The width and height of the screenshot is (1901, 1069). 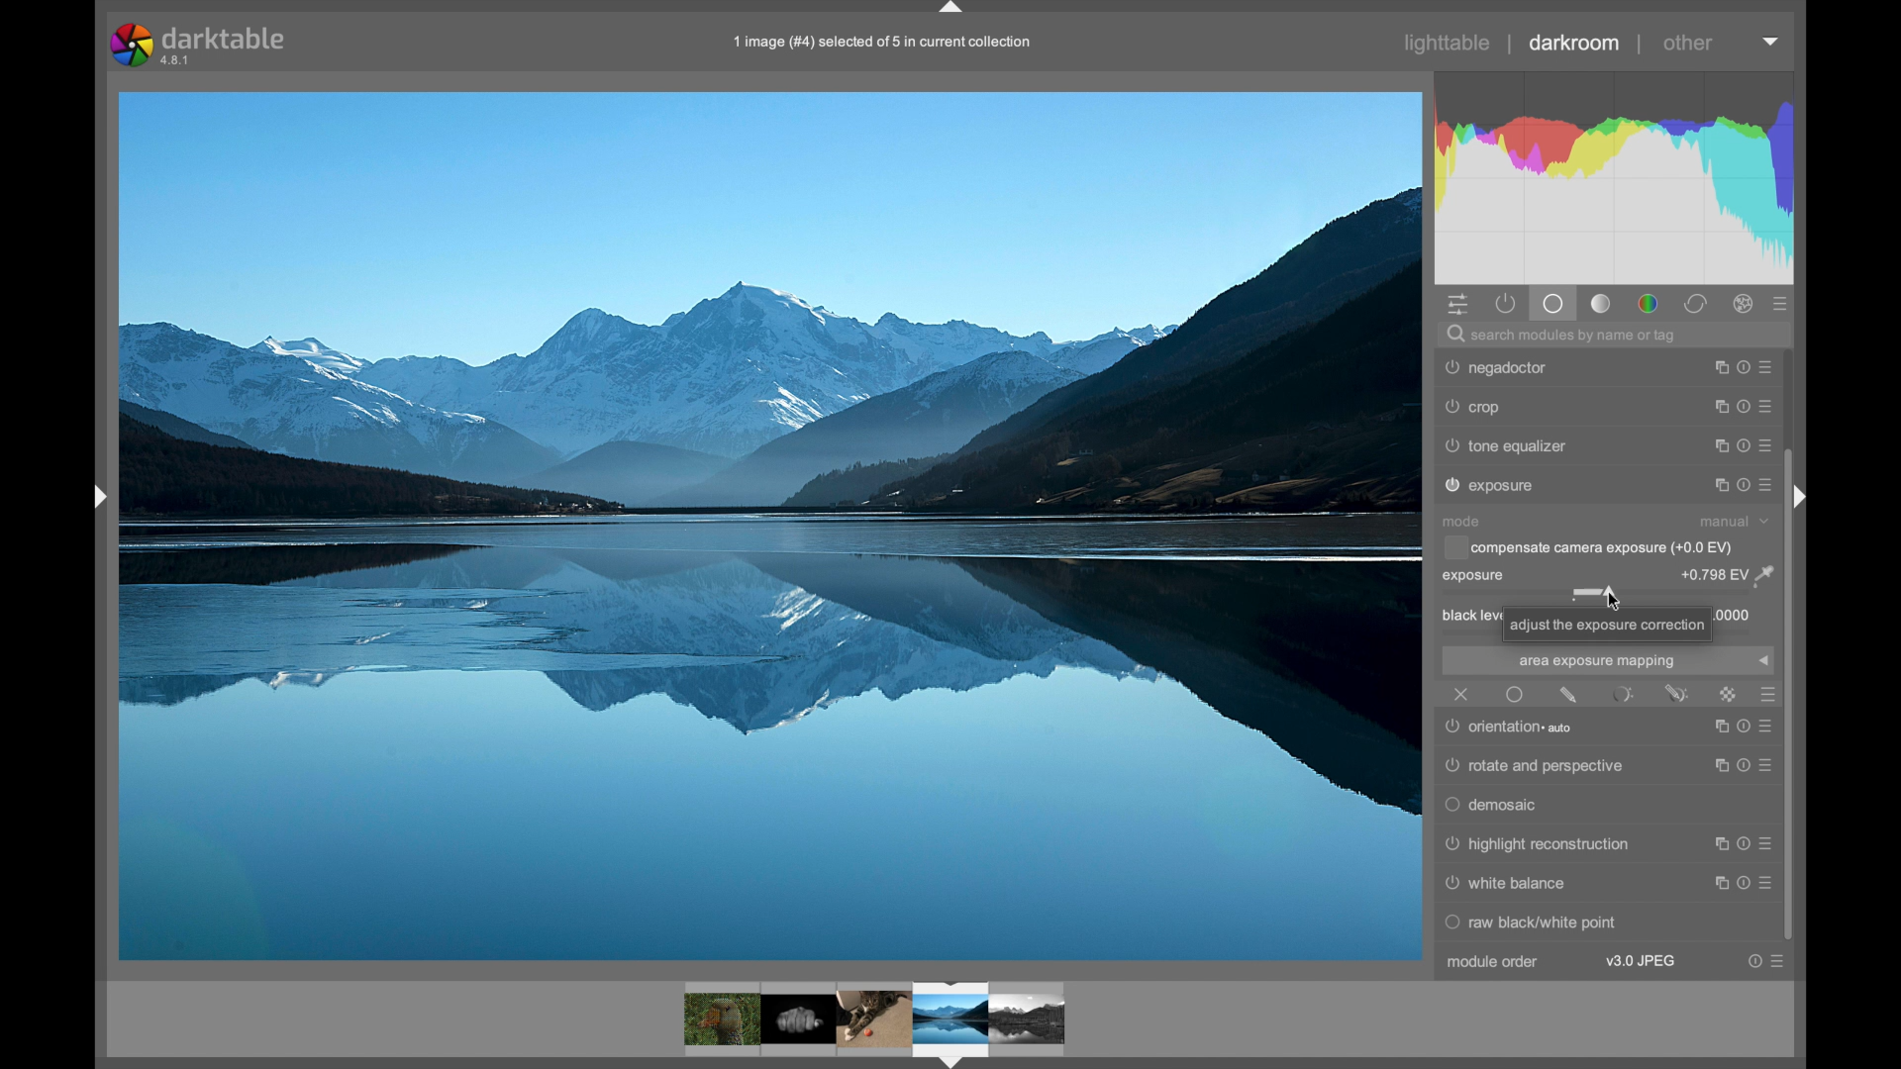 What do you see at coordinates (1733, 521) in the screenshot?
I see `manual dropdown` at bounding box center [1733, 521].